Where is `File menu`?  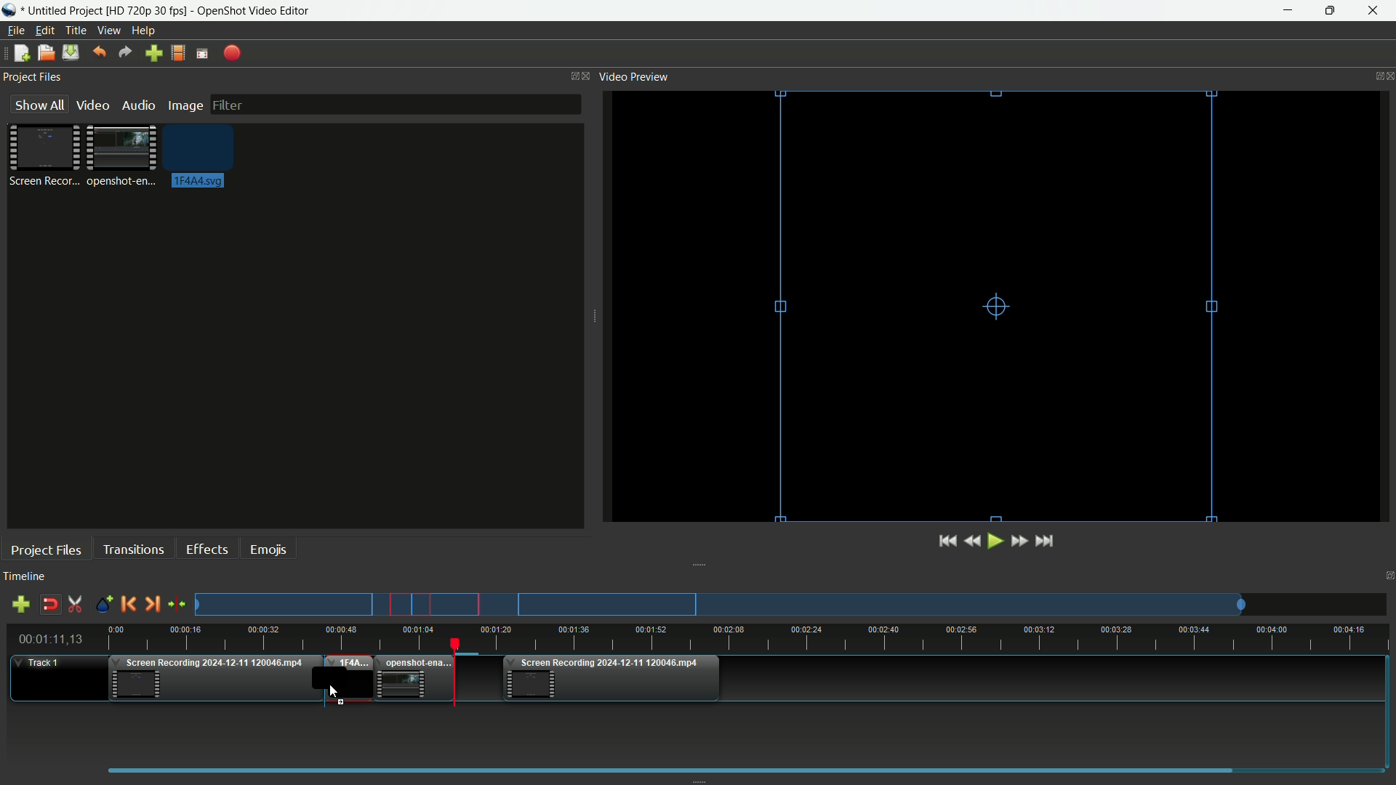 File menu is located at coordinates (13, 32).